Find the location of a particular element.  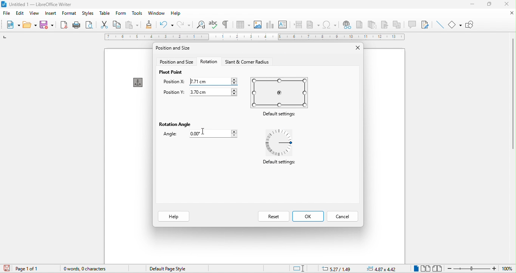

rotation is located at coordinates (208, 62).